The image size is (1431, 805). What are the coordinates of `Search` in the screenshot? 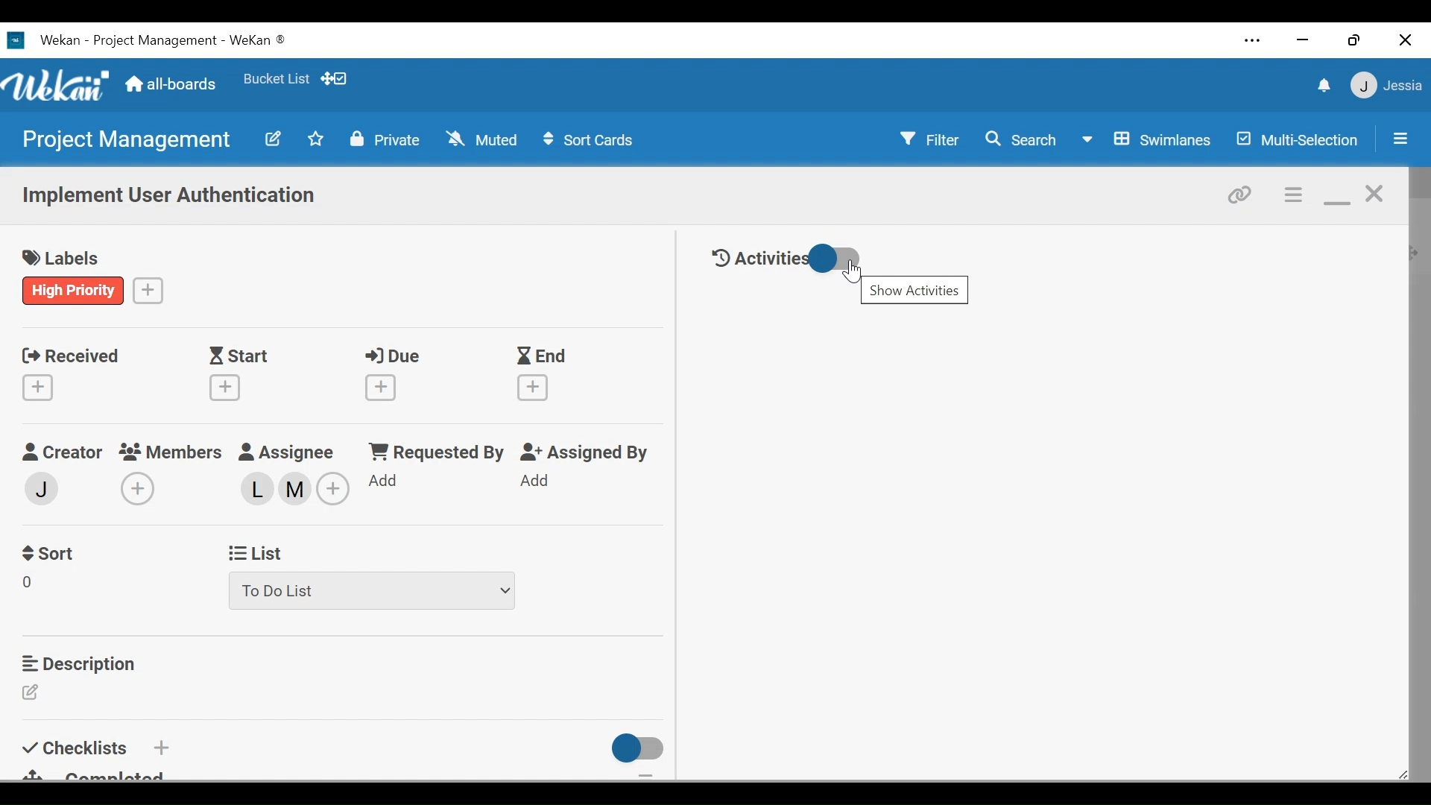 It's located at (1023, 139).